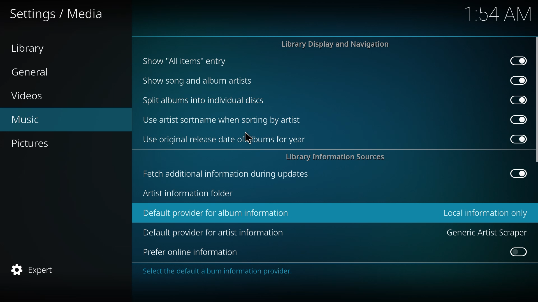 This screenshot has width=538, height=302. What do you see at coordinates (206, 100) in the screenshot?
I see `split albums into discs` at bounding box center [206, 100].